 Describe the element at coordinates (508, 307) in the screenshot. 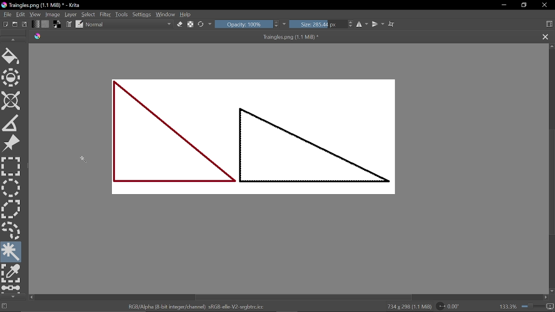

I see `133.3%` at that location.